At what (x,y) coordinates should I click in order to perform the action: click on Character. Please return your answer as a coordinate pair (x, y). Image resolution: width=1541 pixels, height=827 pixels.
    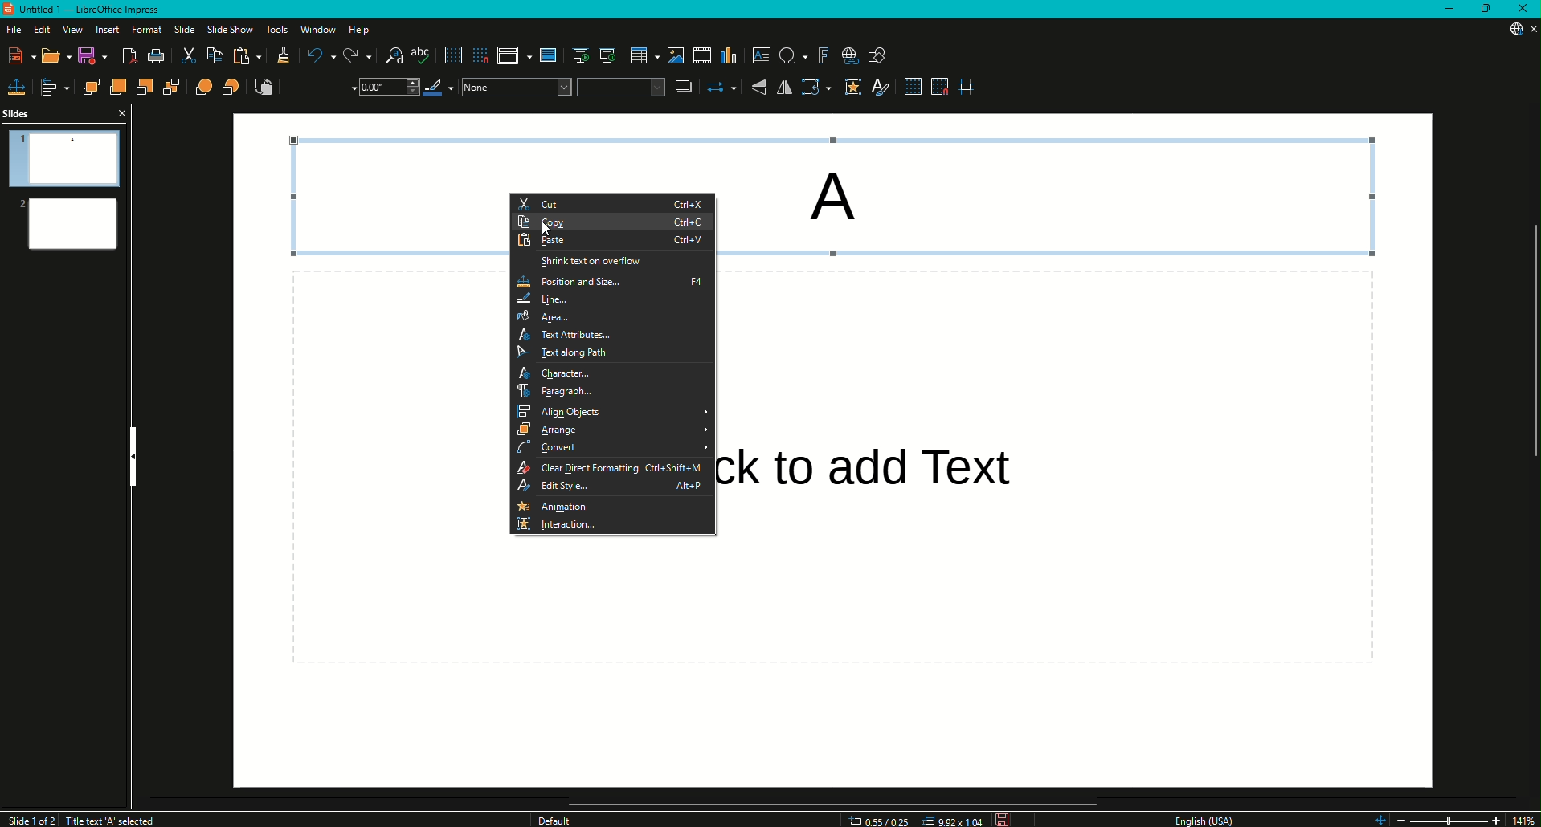
    Looking at the image, I should click on (613, 372).